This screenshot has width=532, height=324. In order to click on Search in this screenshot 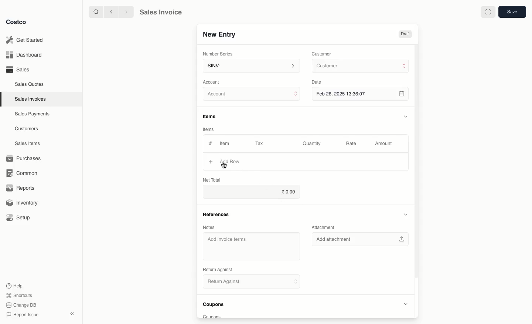, I will do `click(95, 11)`.